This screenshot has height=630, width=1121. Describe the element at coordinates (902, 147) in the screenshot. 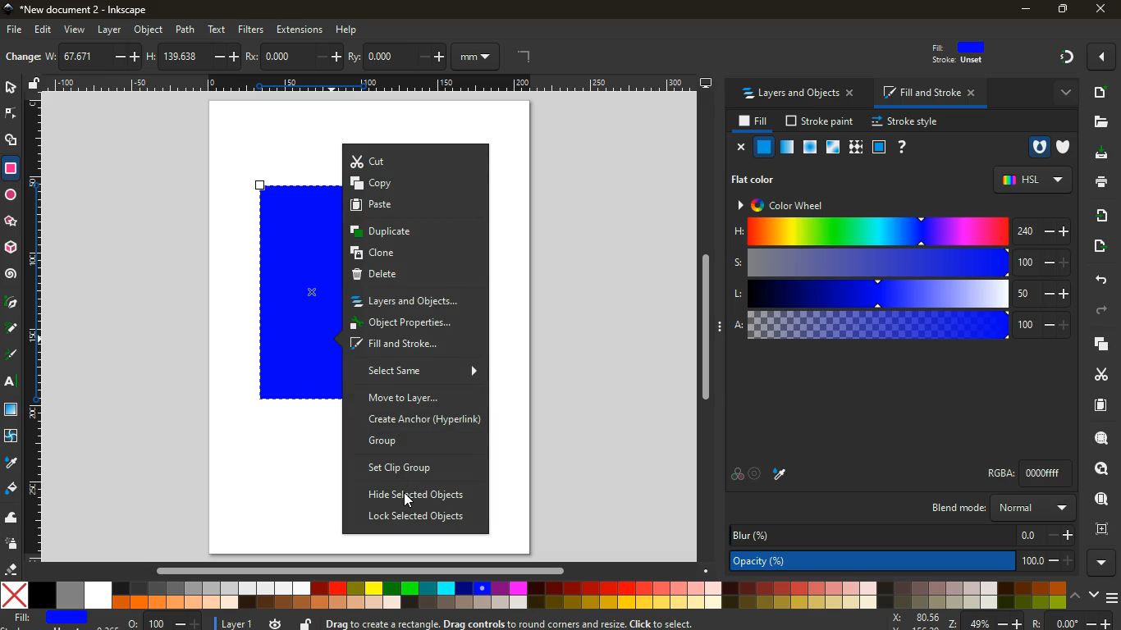

I see `help` at that location.